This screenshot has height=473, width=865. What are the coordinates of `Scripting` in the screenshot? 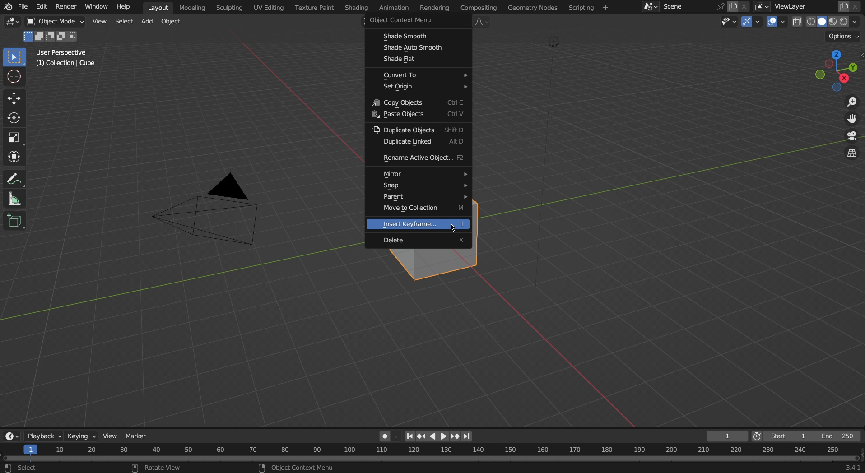 It's located at (587, 8).